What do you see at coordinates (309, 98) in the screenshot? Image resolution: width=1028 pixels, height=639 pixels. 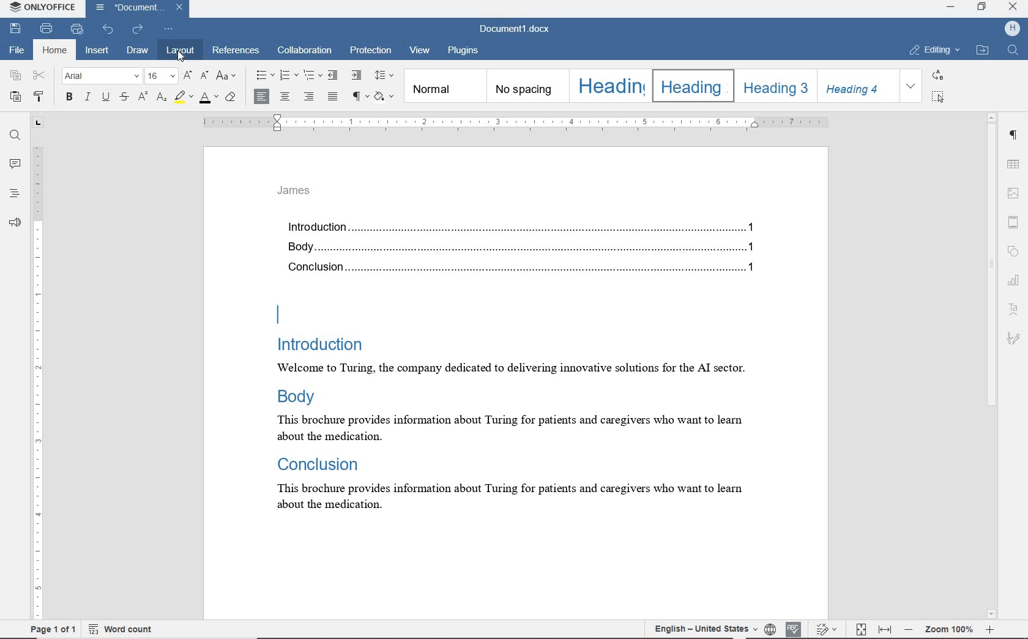 I see `align right` at bounding box center [309, 98].